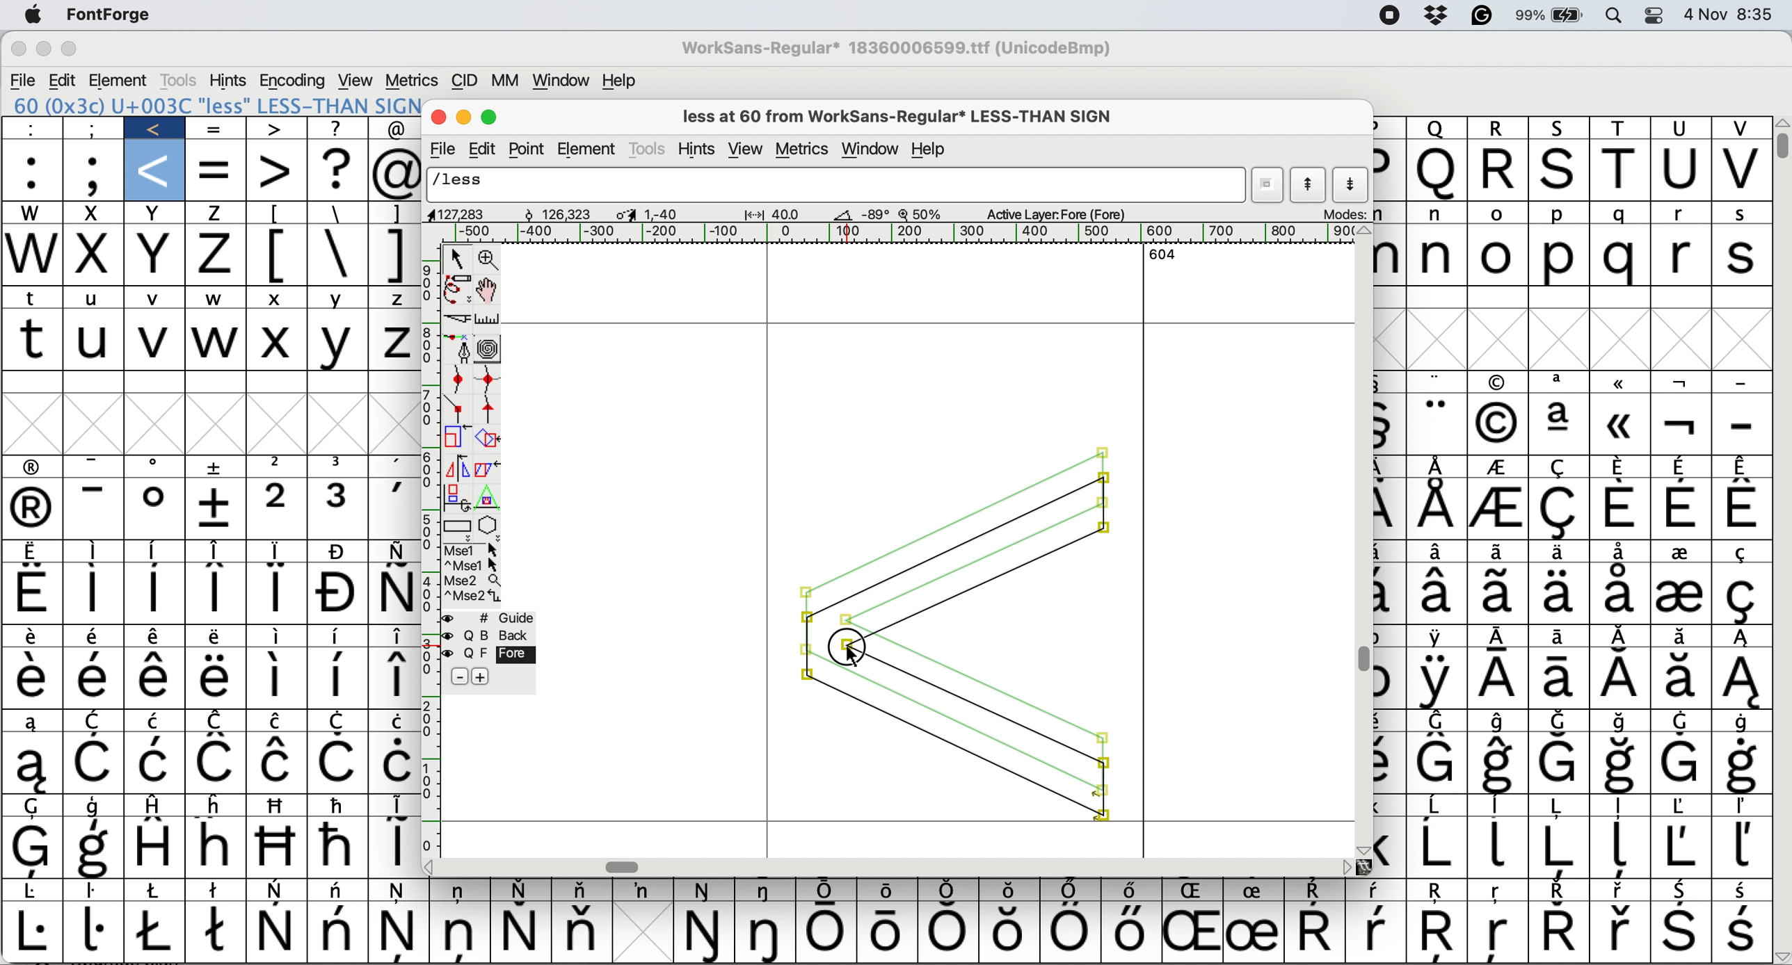 Image resolution: width=1792 pixels, height=965 pixels. Describe the element at coordinates (1562, 128) in the screenshot. I see `s` at that location.